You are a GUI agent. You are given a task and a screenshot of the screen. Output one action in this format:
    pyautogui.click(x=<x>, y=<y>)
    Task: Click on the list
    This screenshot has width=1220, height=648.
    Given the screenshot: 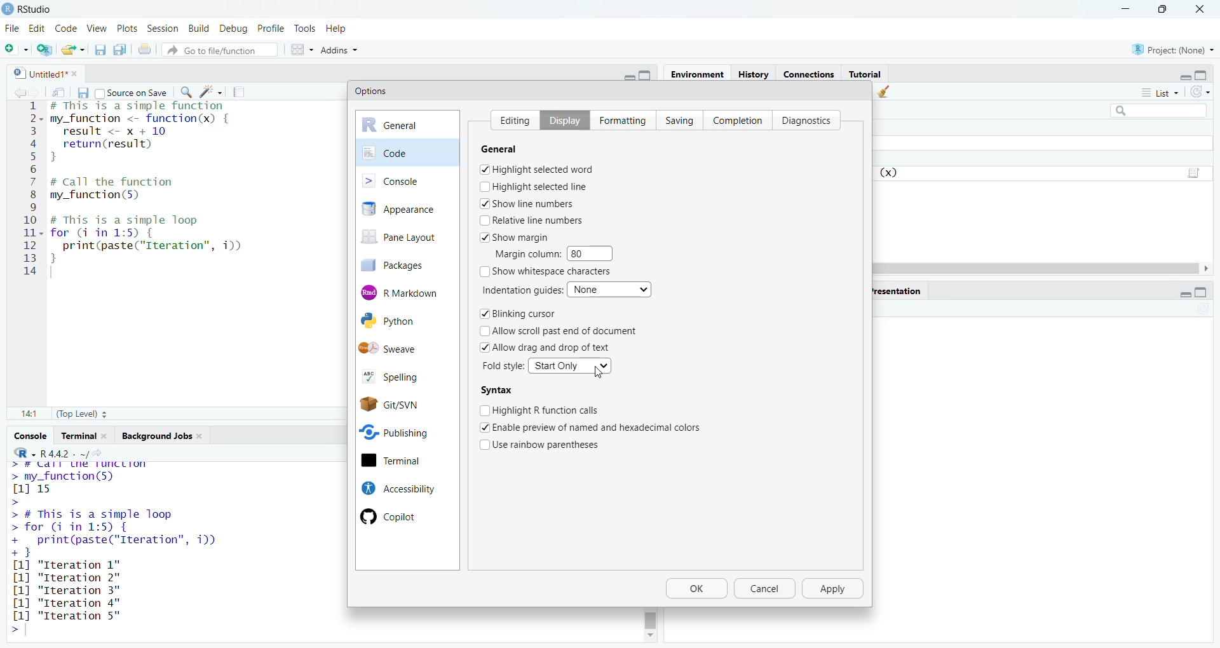 What is the action you would take?
    pyautogui.click(x=1159, y=95)
    